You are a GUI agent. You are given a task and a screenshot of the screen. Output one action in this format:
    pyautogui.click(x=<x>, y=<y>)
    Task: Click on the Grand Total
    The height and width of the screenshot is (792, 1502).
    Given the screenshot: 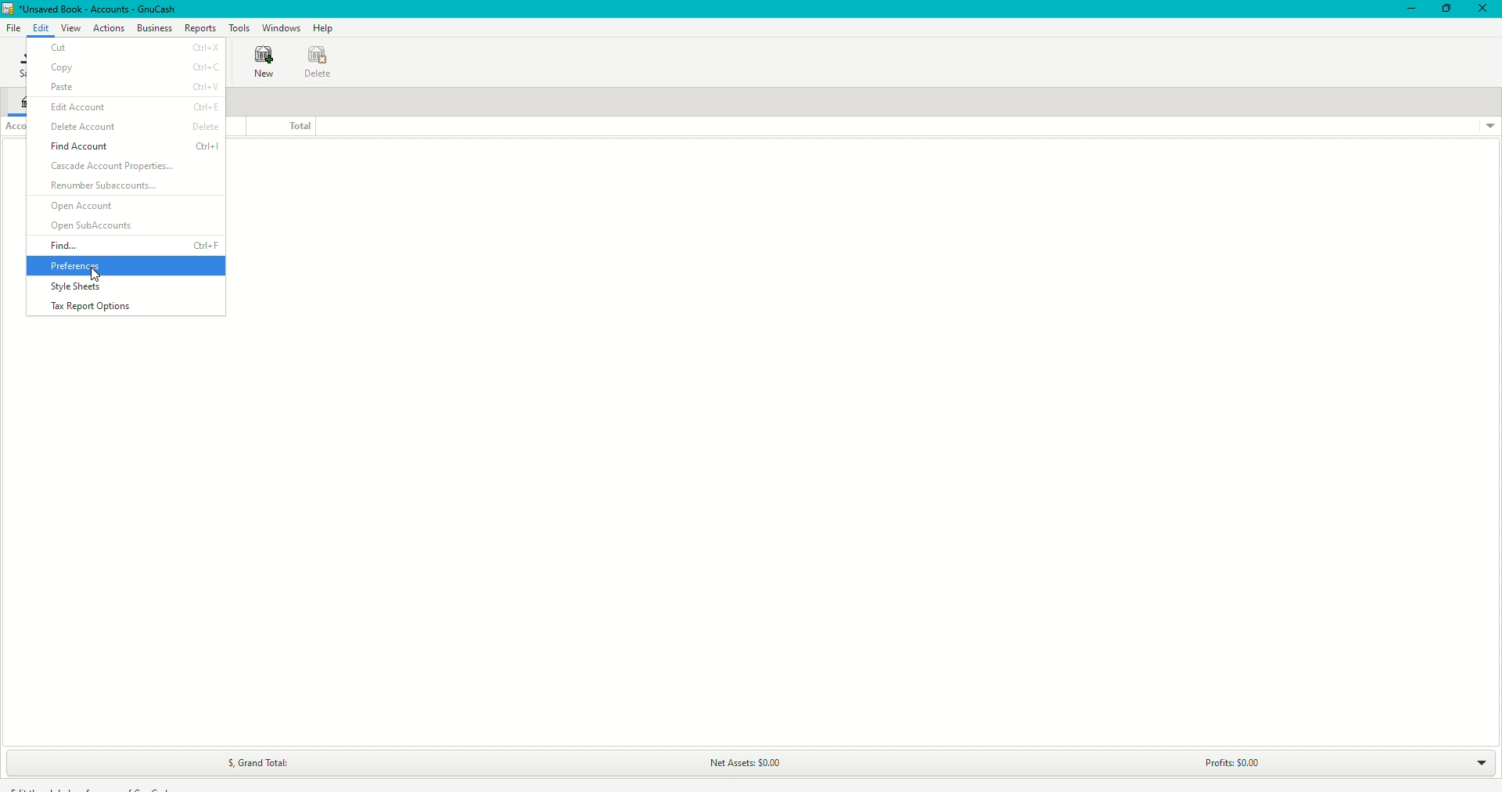 What is the action you would take?
    pyautogui.click(x=251, y=763)
    